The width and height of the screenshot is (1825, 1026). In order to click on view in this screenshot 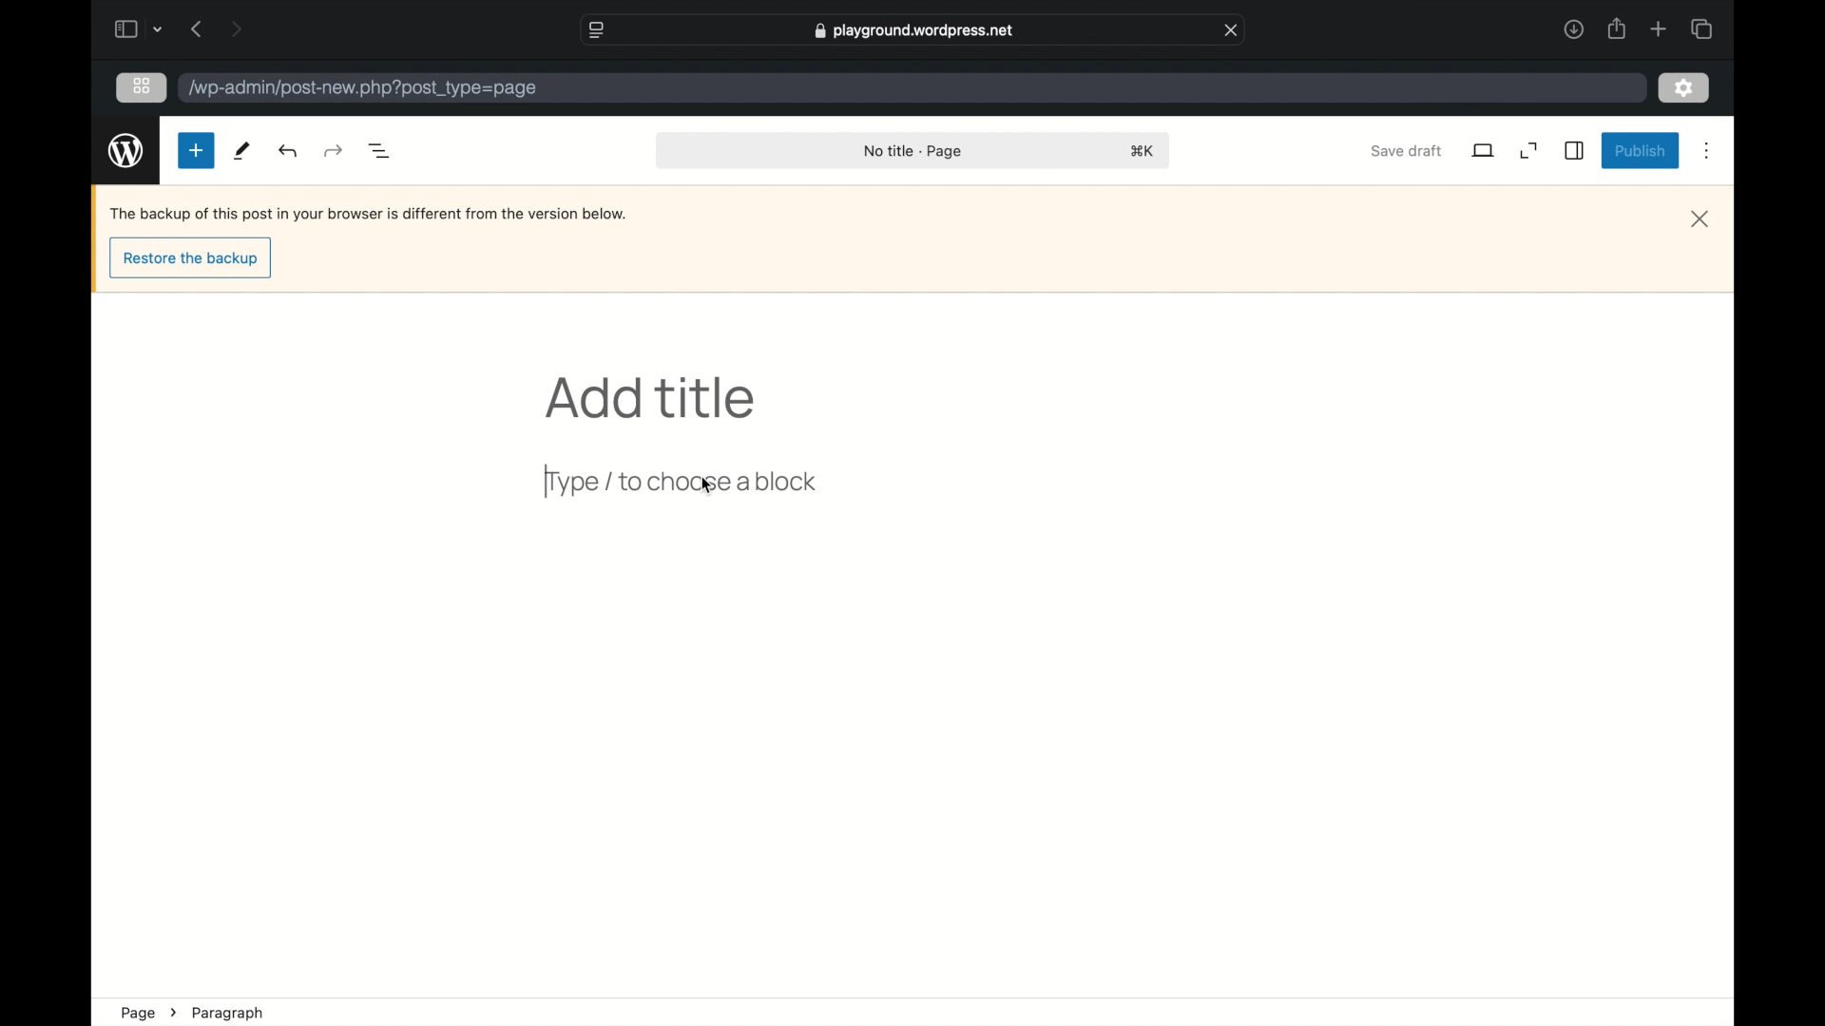, I will do `click(1484, 150)`.